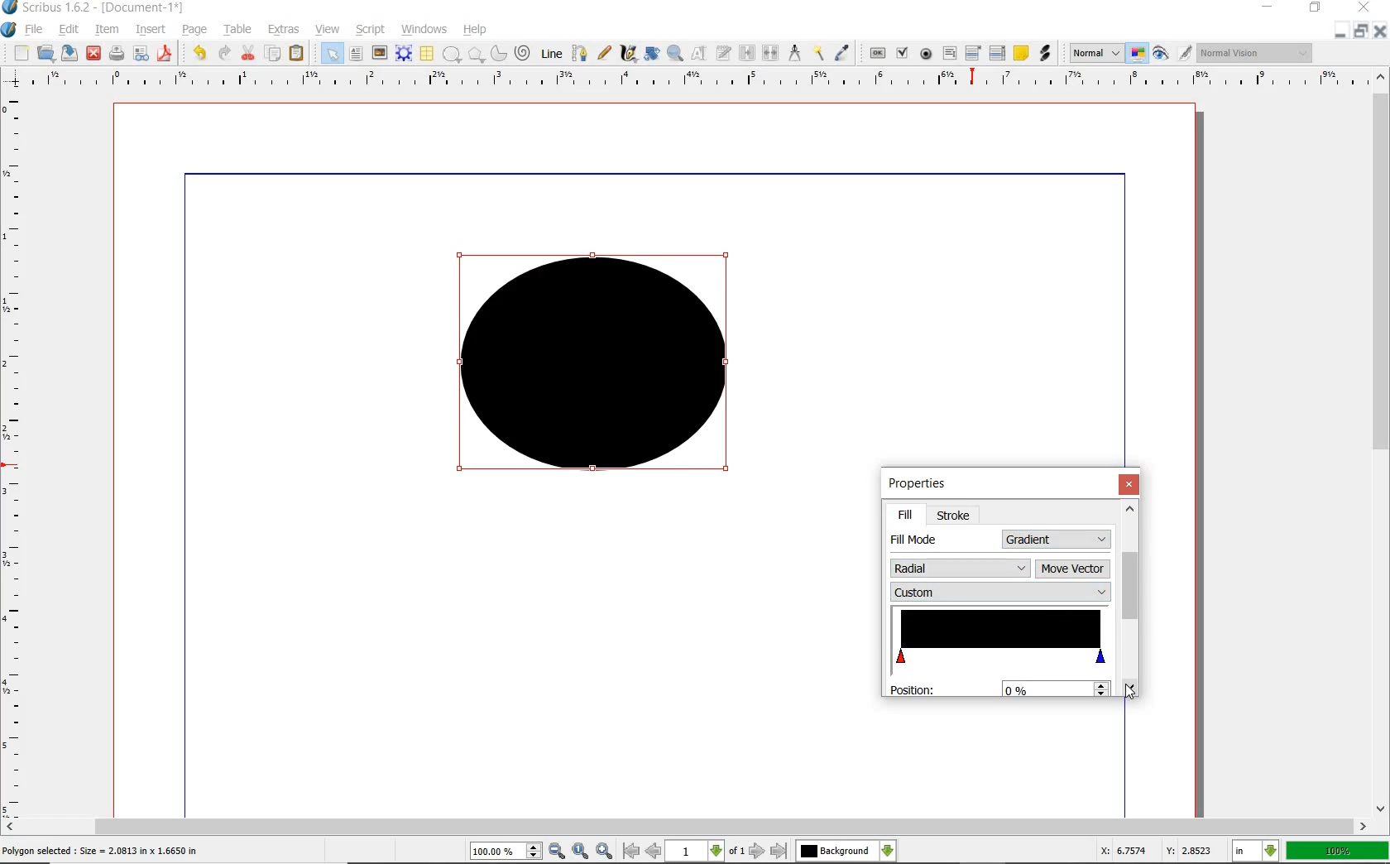 The width and height of the screenshot is (1390, 864). I want to click on position, so click(914, 689).